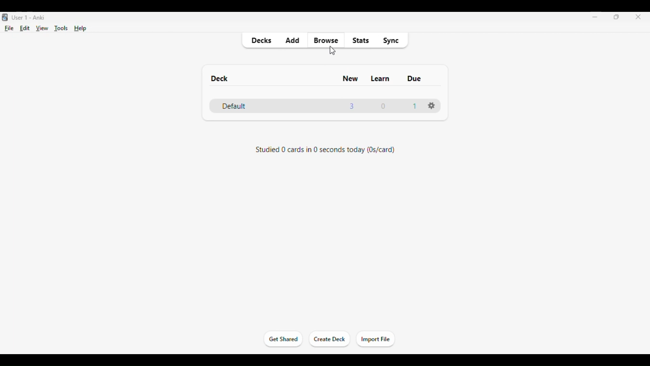 The image size is (650, 366). I want to click on logo, so click(4, 18).